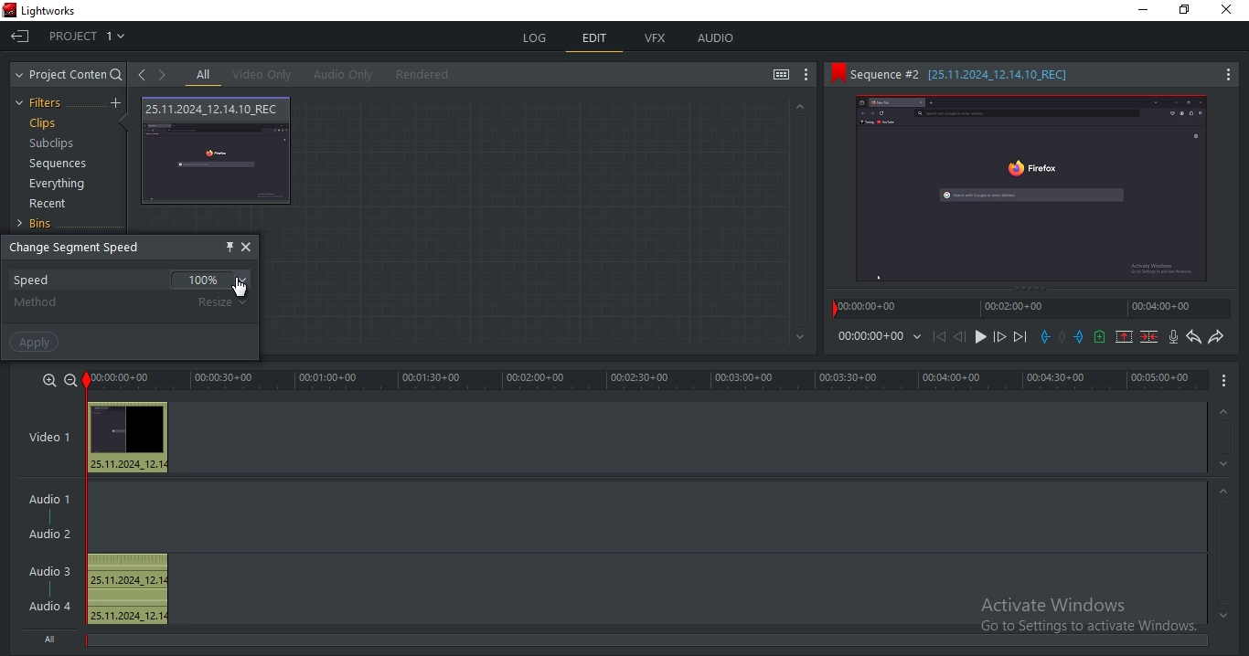 The height and width of the screenshot is (656, 1249). Describe the element at coordinates (48, 380) in the screenshot. I see `zoom in` at that location.